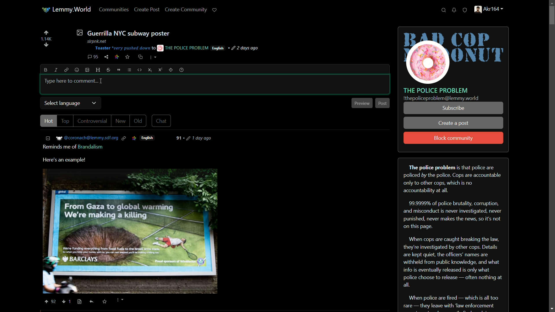 The height and width of the screenshot is (312, 555). Describe the element at coordinates (134, 138) in the screenshot. I see `link` at that location.